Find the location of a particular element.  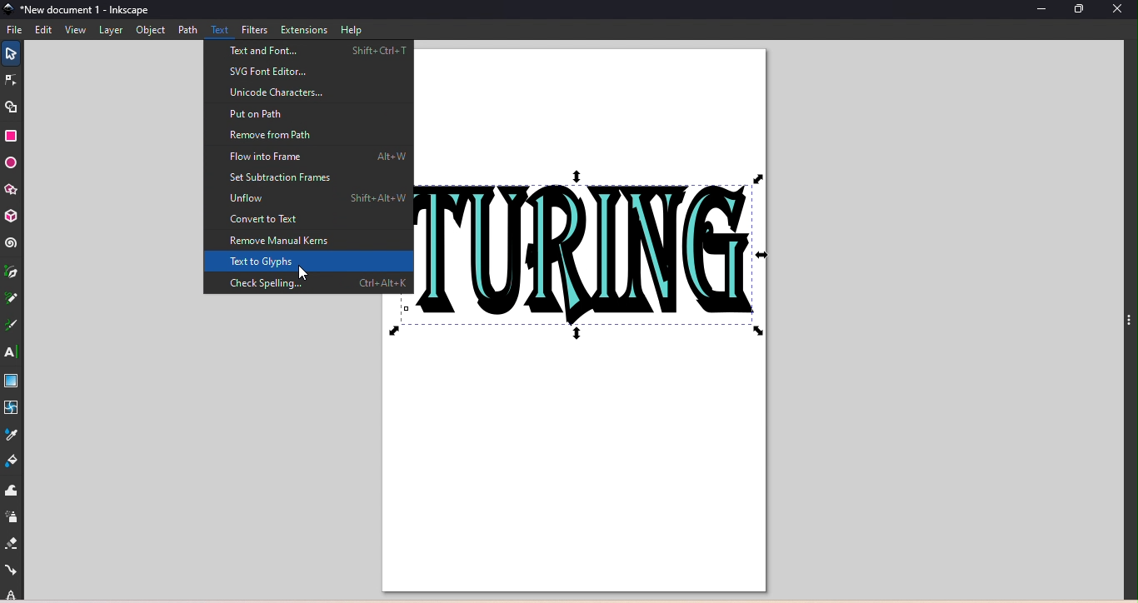

Unflow is located at coordinates (310, 198).